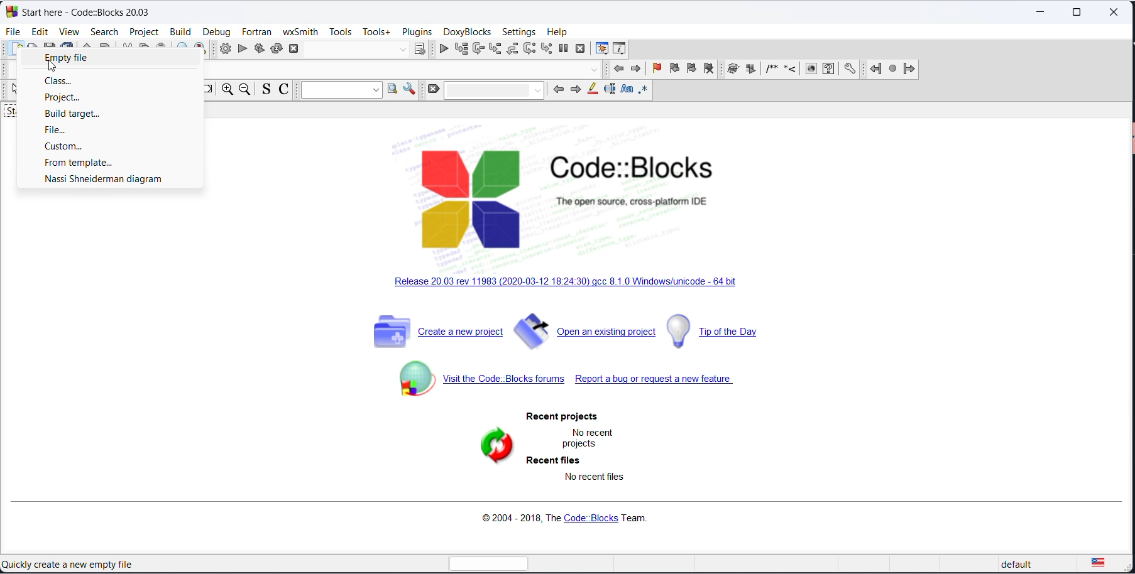  What do you see at coordinates (593, 92) in the screenshot?
I see `highlight` at bounding box center [593, 92].